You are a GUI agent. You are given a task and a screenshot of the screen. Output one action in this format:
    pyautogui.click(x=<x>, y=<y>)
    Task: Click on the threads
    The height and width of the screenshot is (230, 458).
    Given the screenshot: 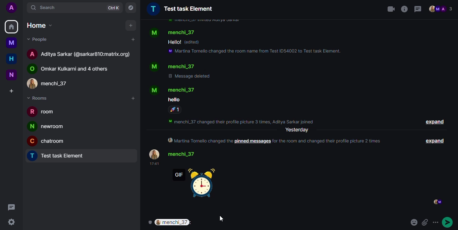 What is the action you would take?
    pyautogui.click(x=418, y=9)
    